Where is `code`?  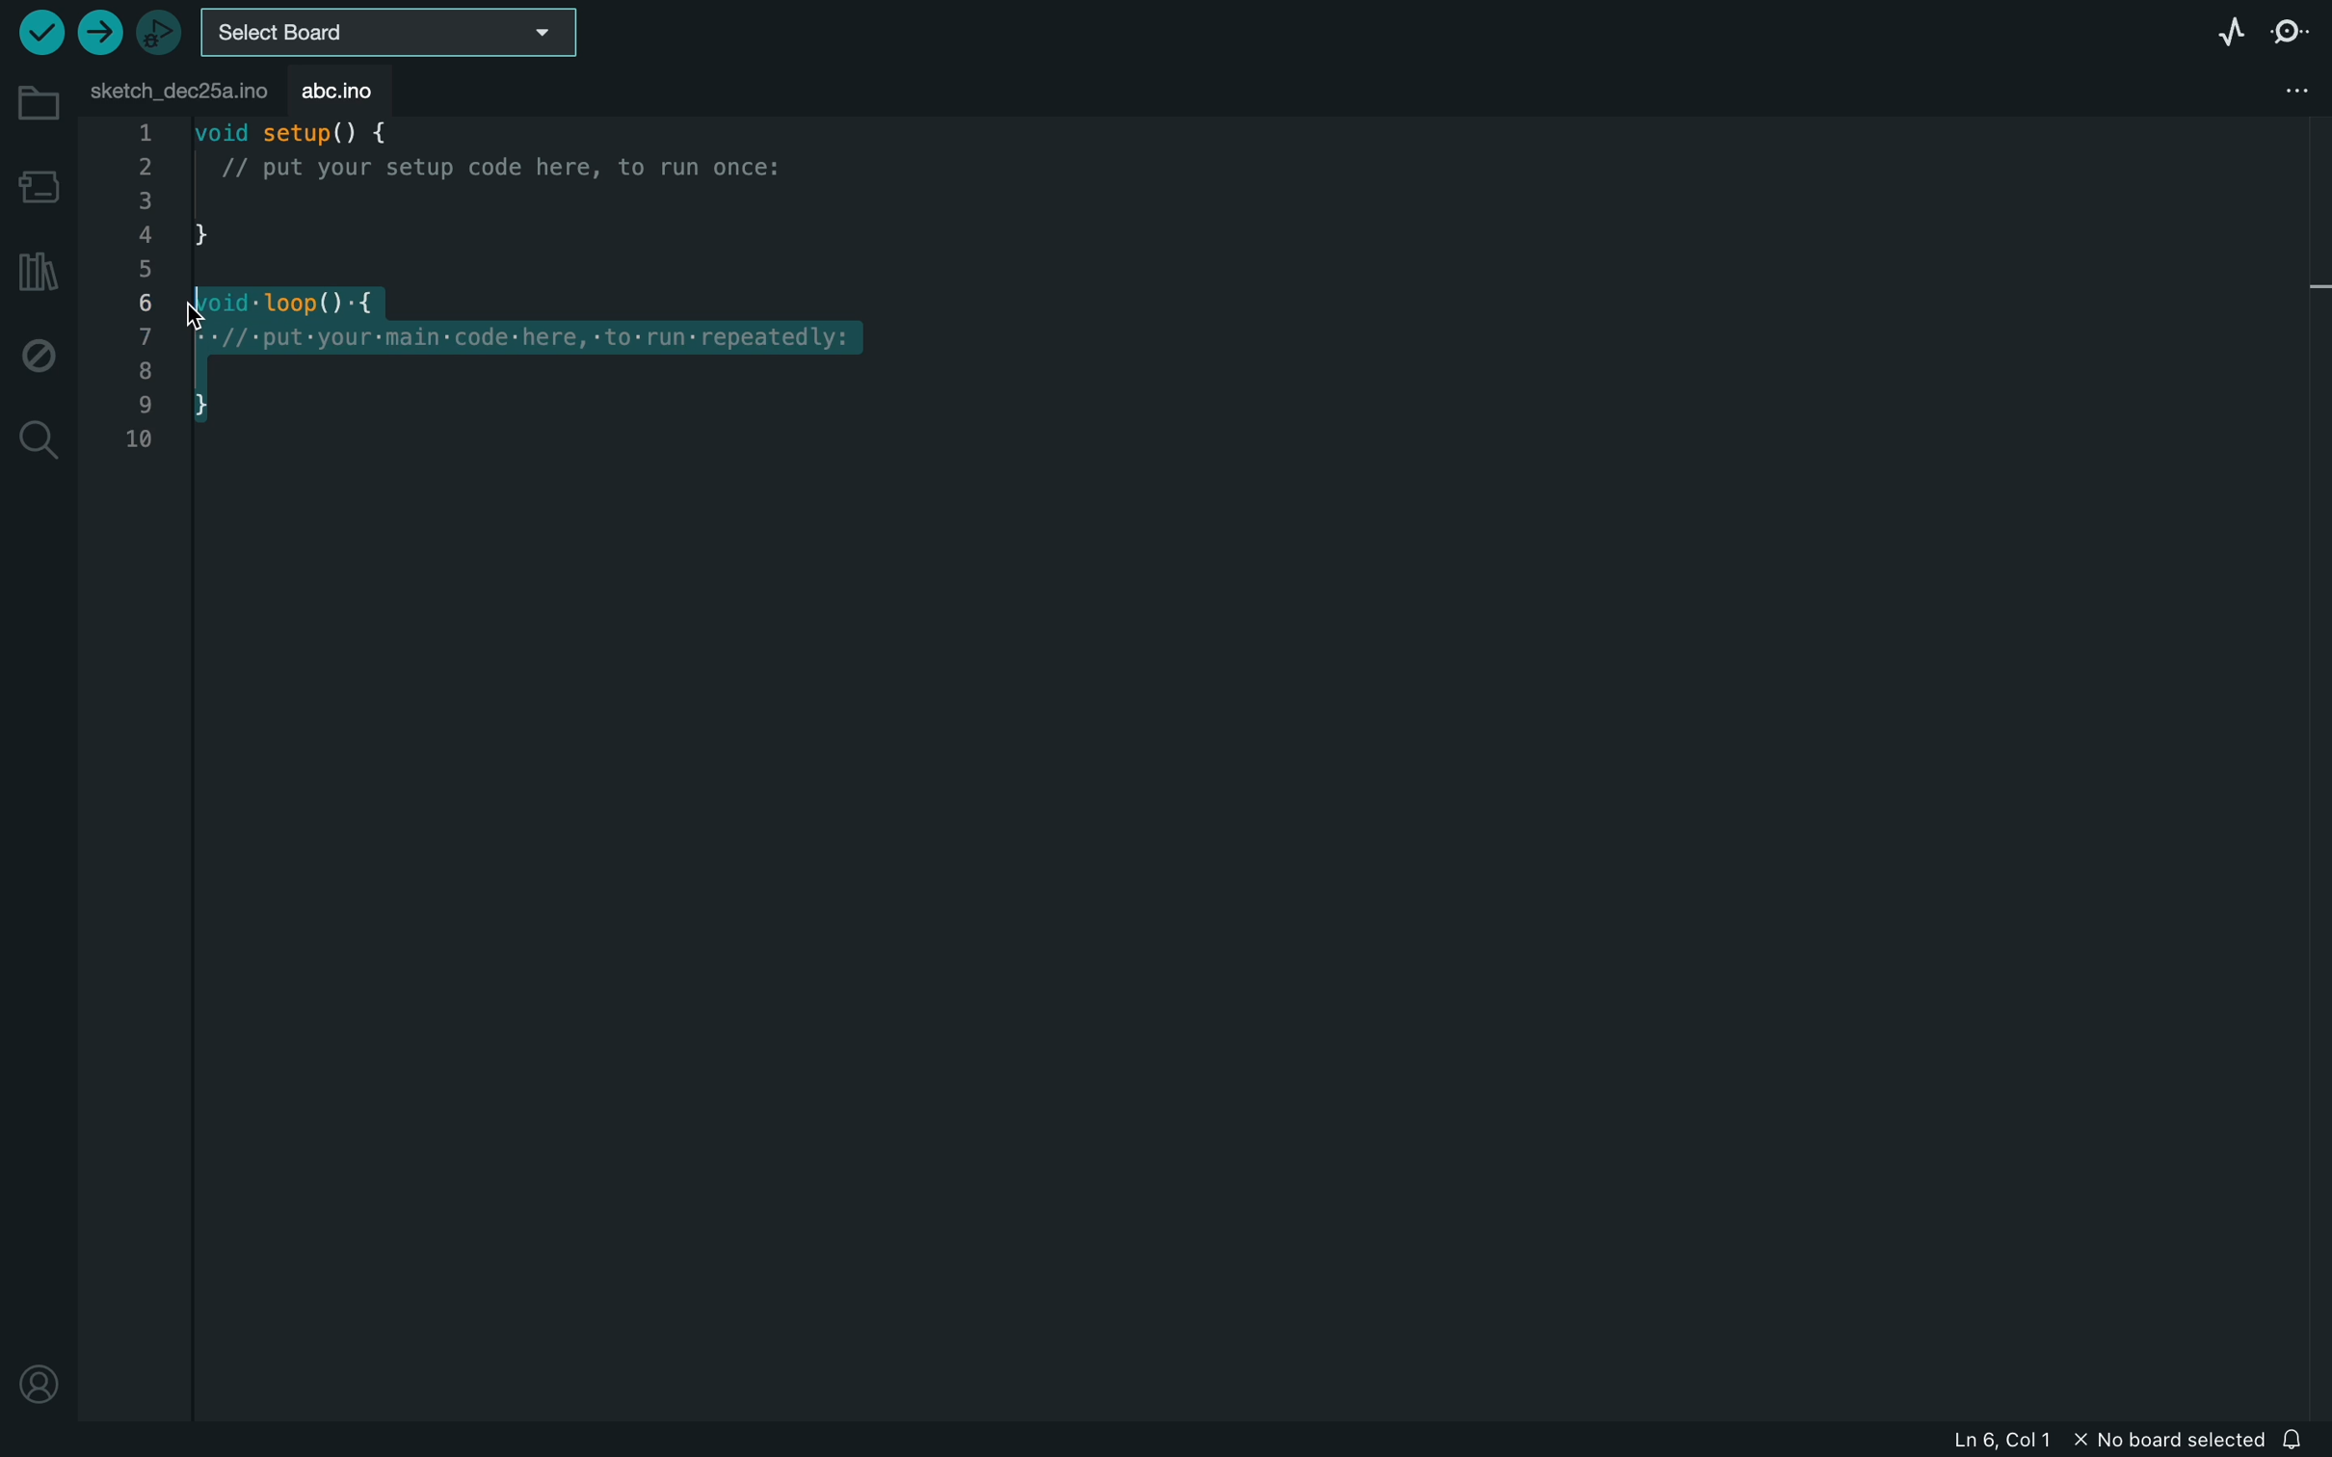
code is located at coordinates (606, 298).